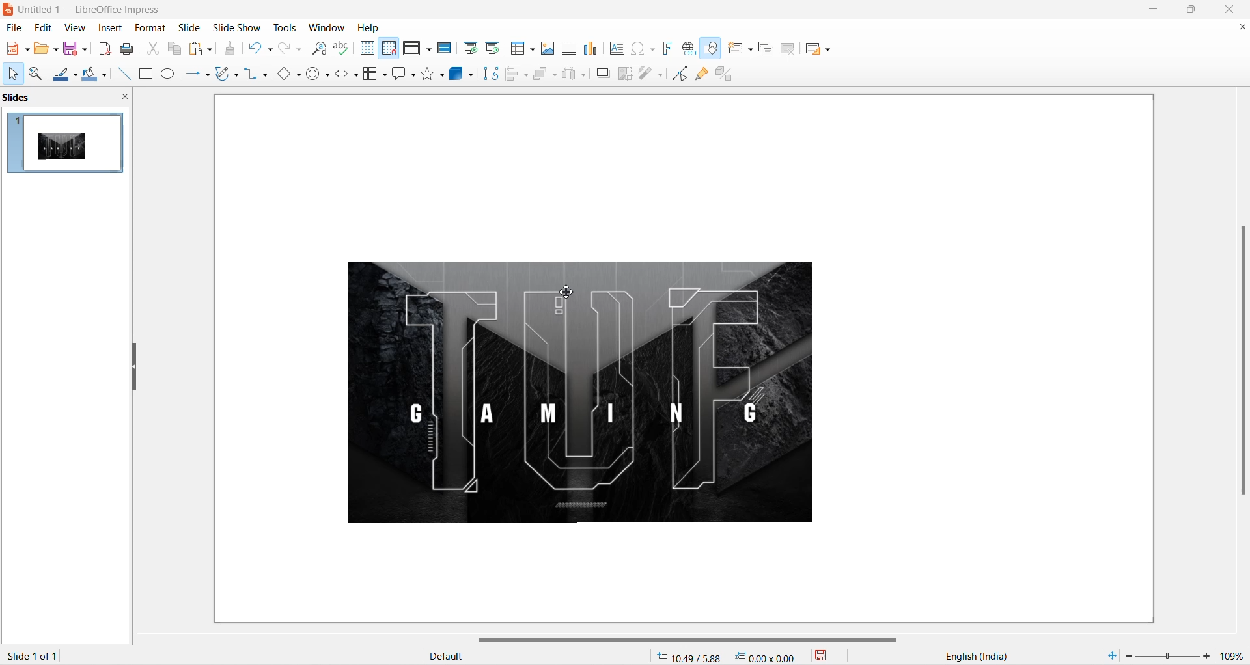  What do you see at coordinates (548, 48) in the screenshot?
I see `insert images` at bounding box center [548, 48].